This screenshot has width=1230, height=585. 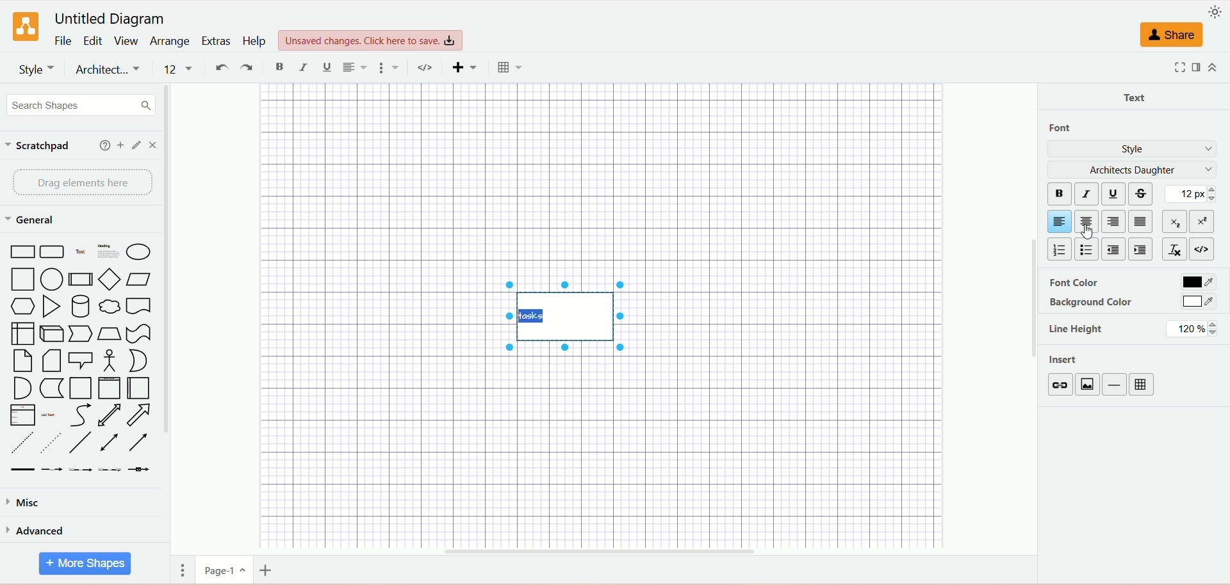 I want to click on Text, so click(x=81, y=252).